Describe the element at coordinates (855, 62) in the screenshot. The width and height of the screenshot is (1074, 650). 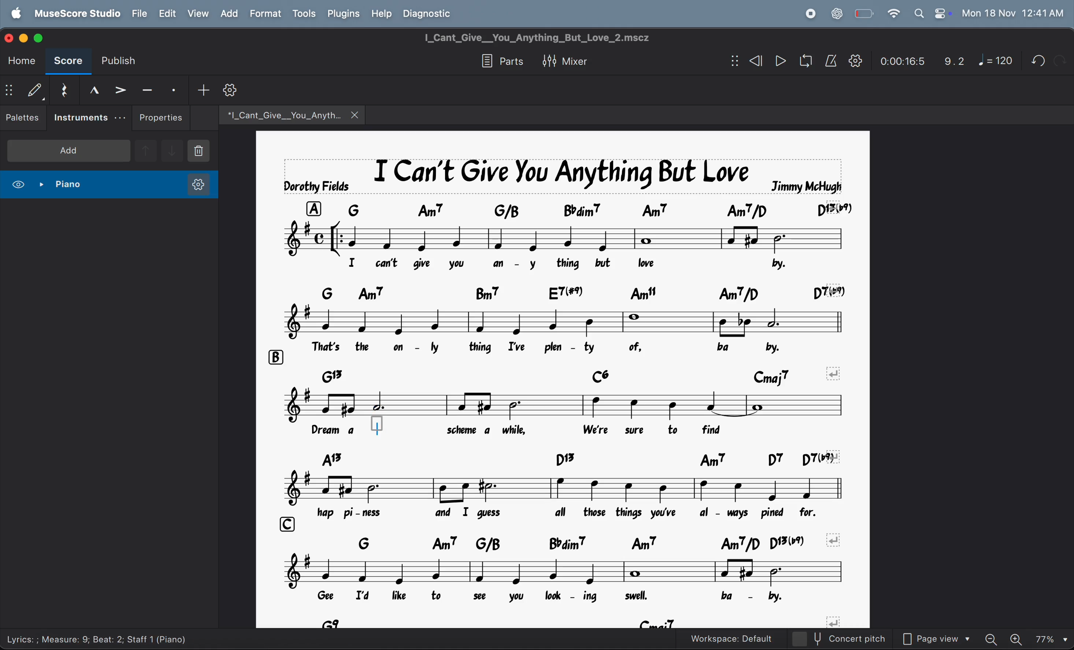
I see `play back settings` at that location.